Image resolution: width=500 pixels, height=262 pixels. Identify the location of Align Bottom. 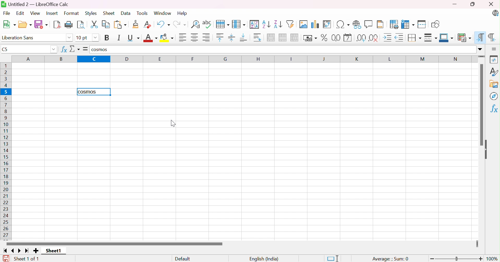
(245, 38).